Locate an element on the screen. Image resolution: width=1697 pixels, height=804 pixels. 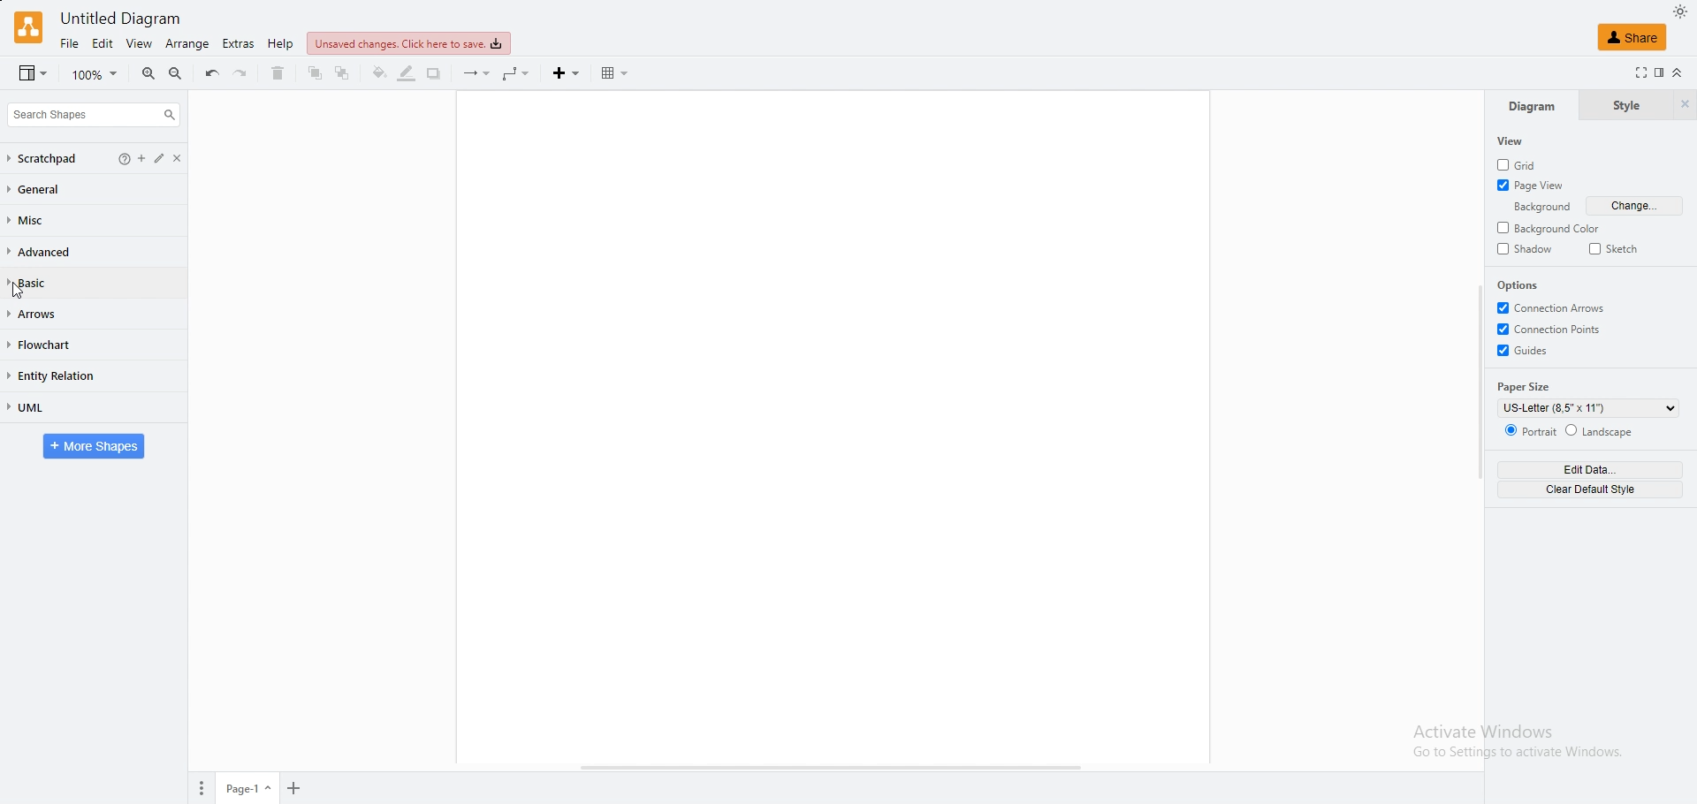
clear default style is located at coordinates (1588, 489).